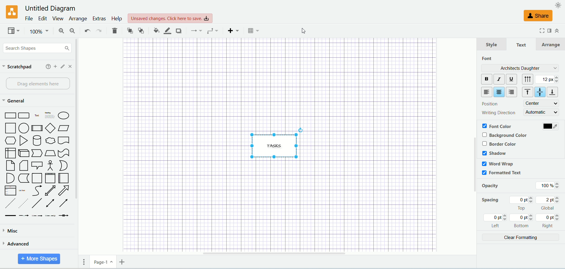  Describe the element at coordinates (64, 115) in the screenshot. I see `Ellipse` at that location.